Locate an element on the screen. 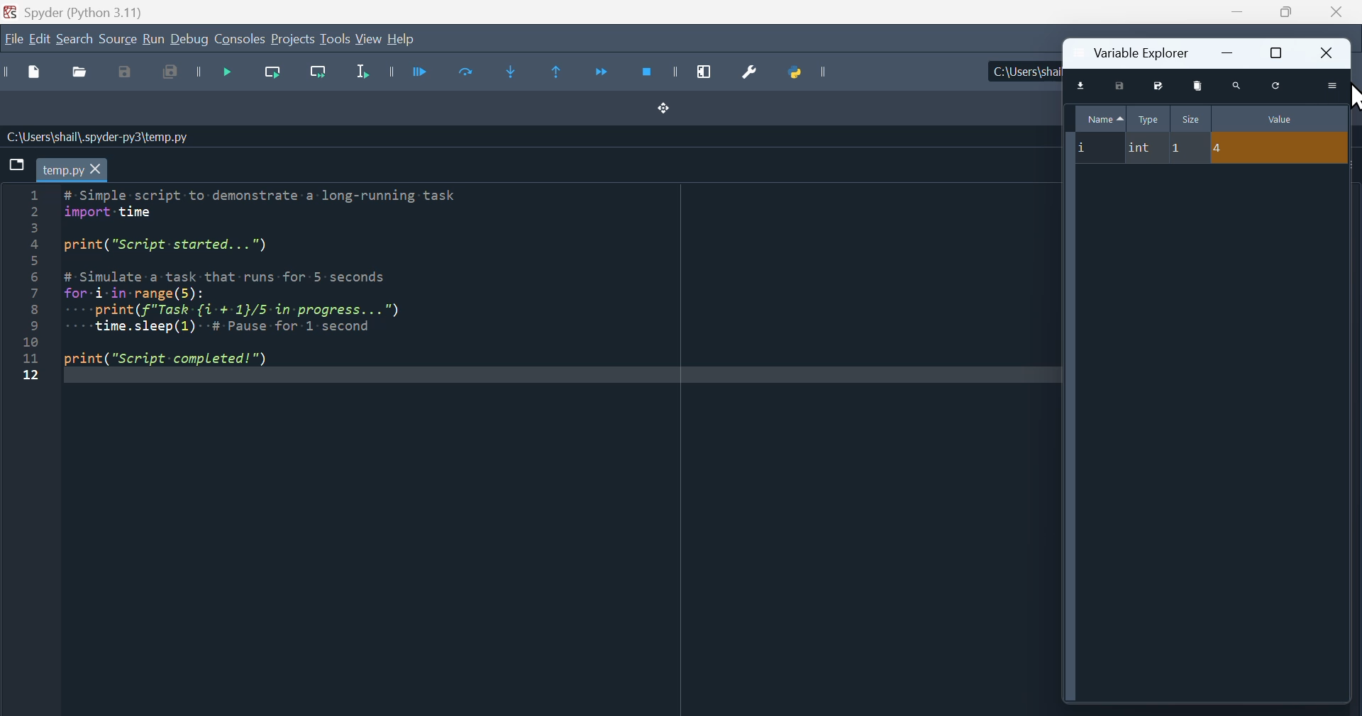 Image resolution: width=1362 pixels, height=716 pixels. save as is located at coordinates (128, 73).